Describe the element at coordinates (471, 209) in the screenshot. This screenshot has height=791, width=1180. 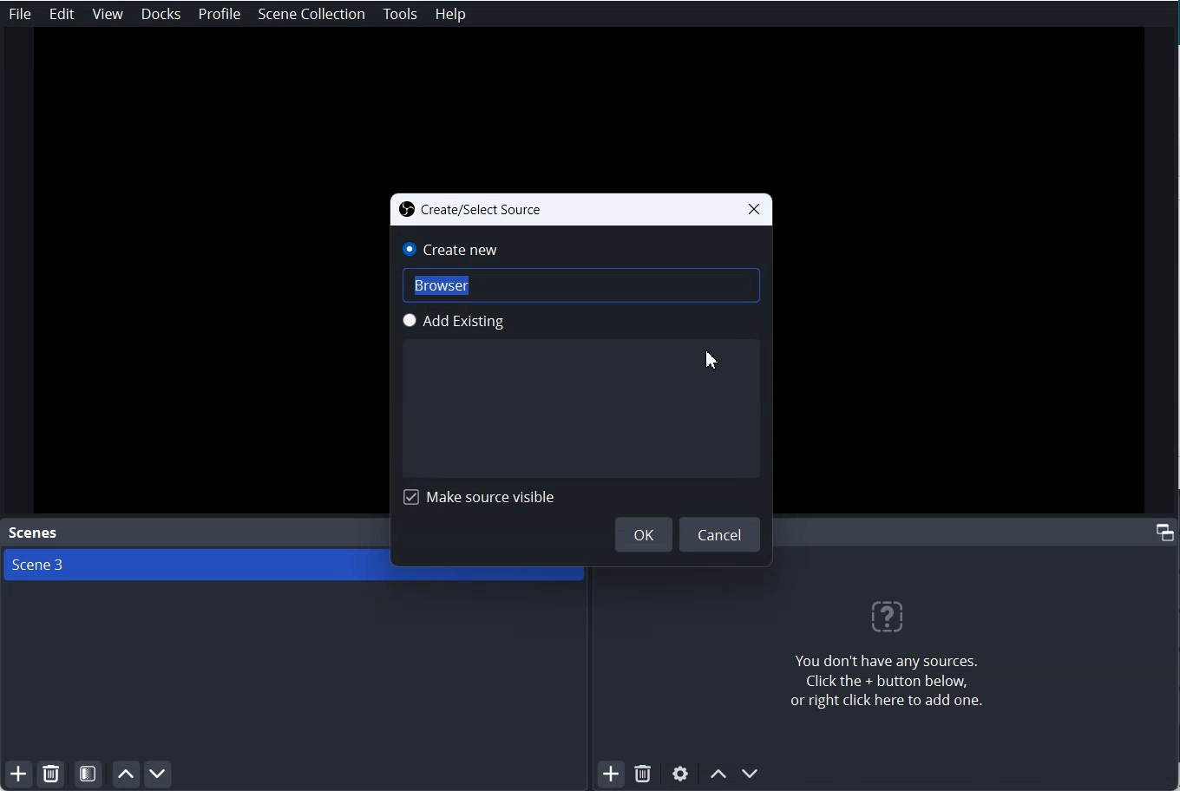
I see `Create/select source` at that location.